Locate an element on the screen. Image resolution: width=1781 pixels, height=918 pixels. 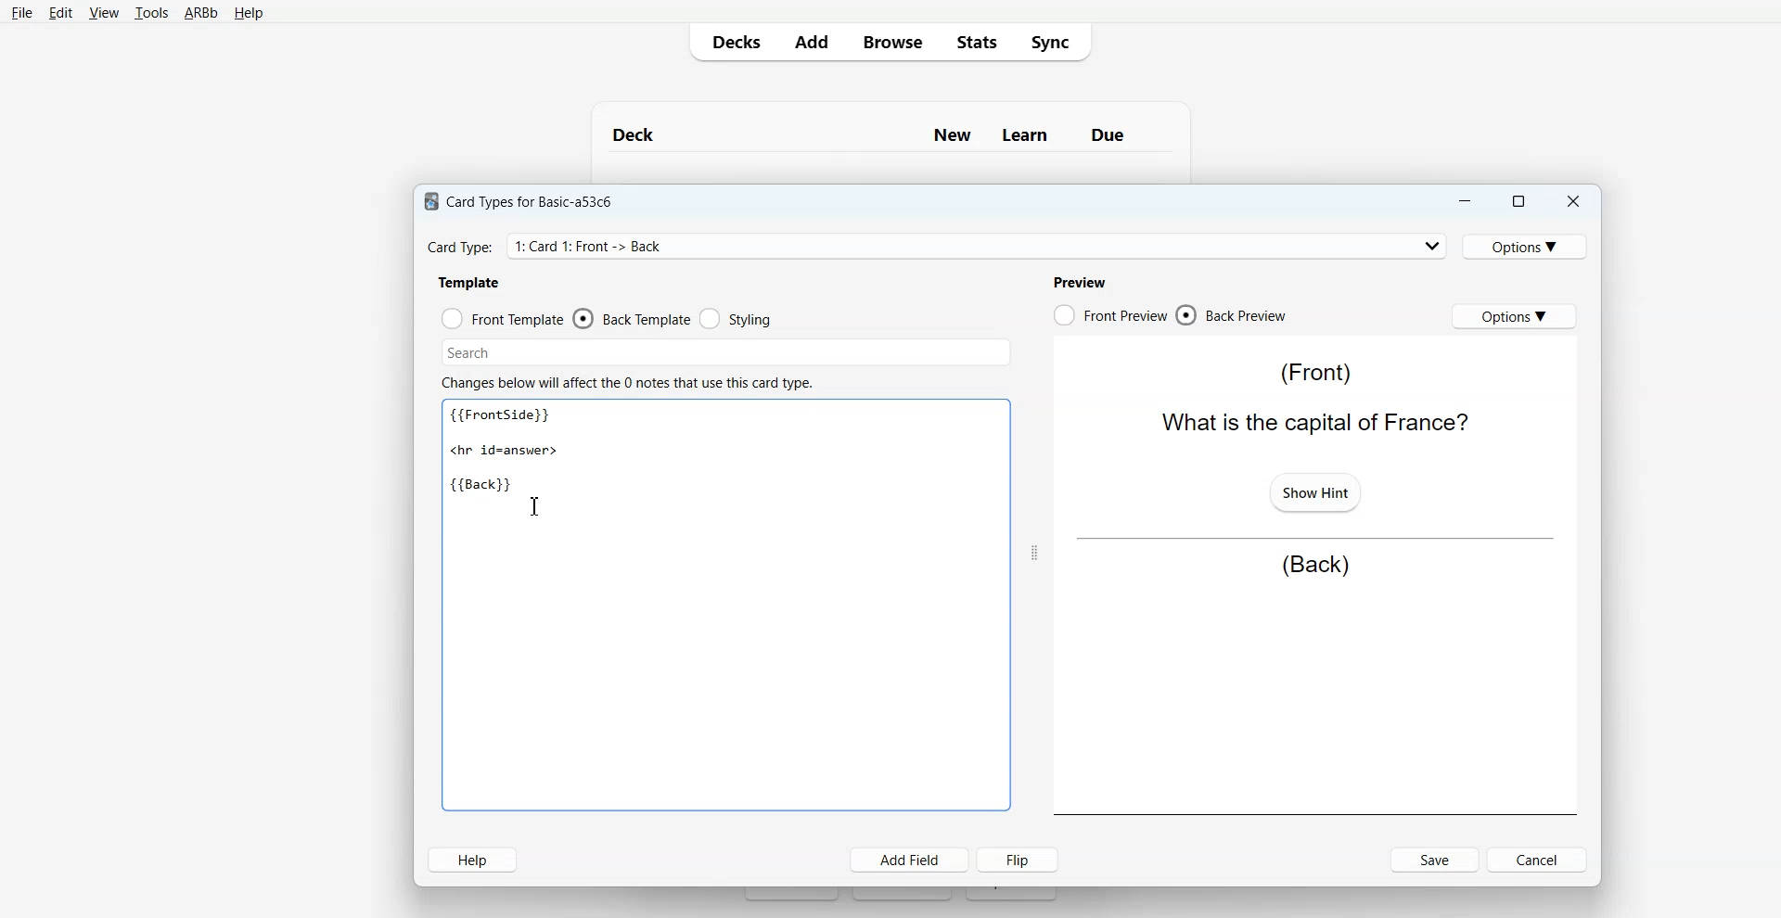
Card Types for Basic-a53c6 is located at coordinates (519, 200).